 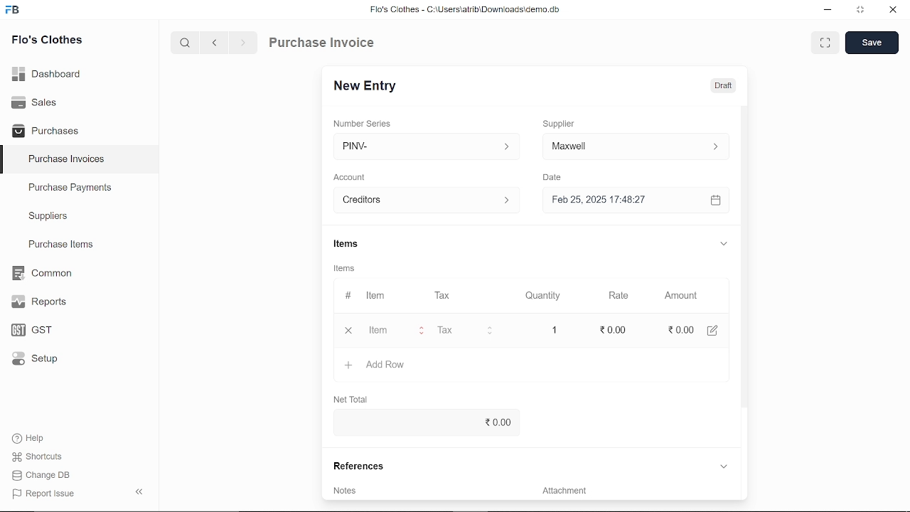 I want to click on input ‘Supplier, so click(x=636, y=145).